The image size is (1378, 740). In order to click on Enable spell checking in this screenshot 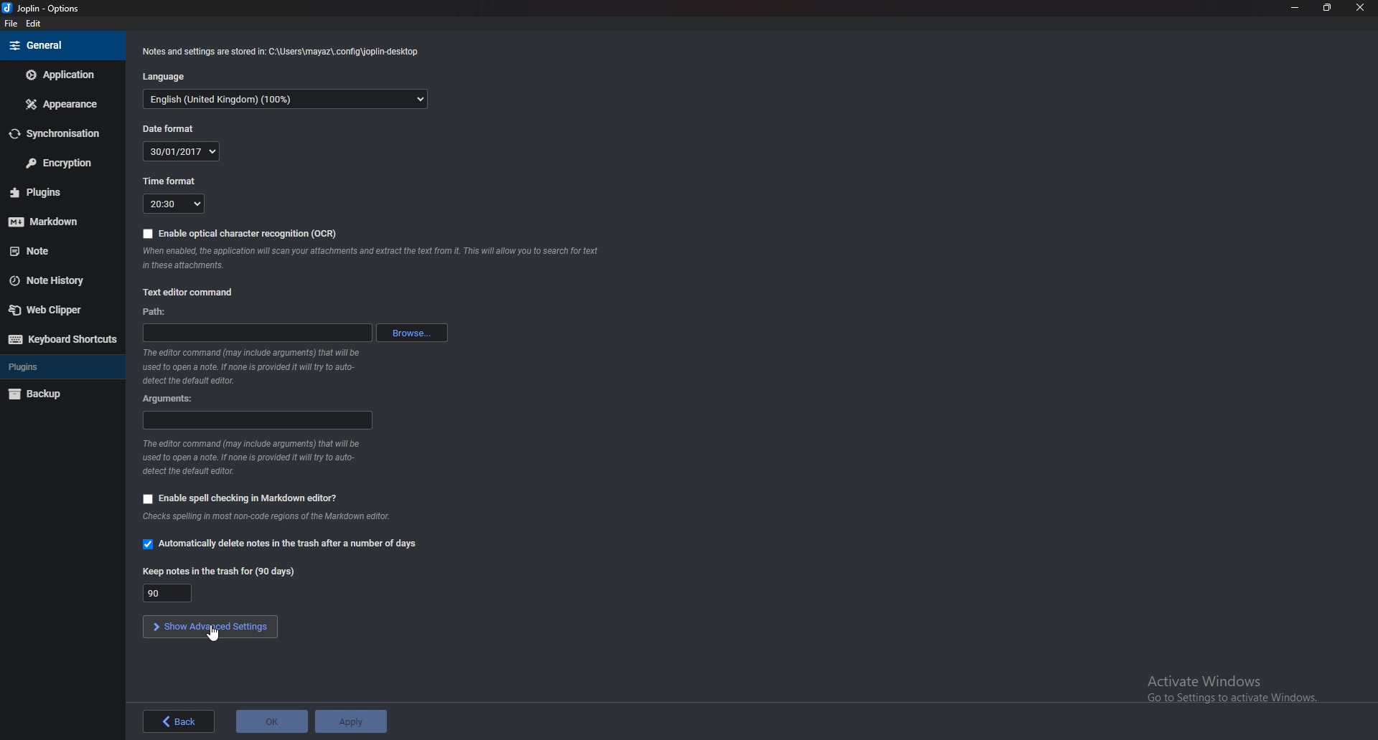, I will do `click(240, 497)`.